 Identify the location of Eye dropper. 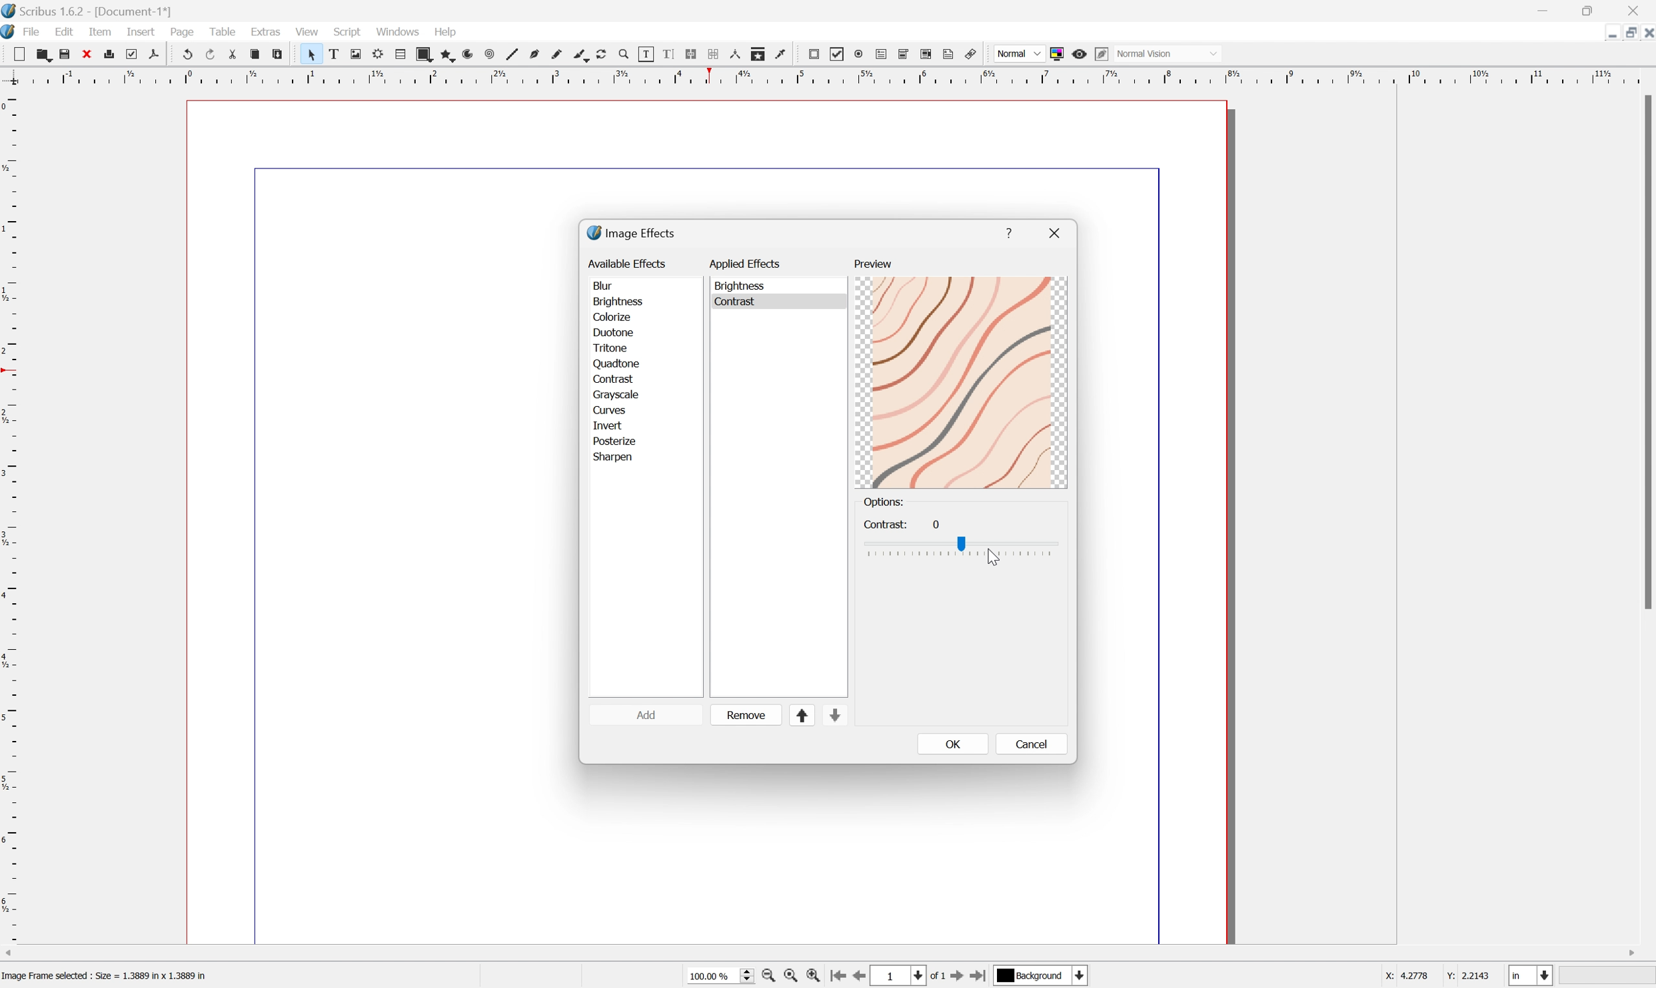
(785, 57).